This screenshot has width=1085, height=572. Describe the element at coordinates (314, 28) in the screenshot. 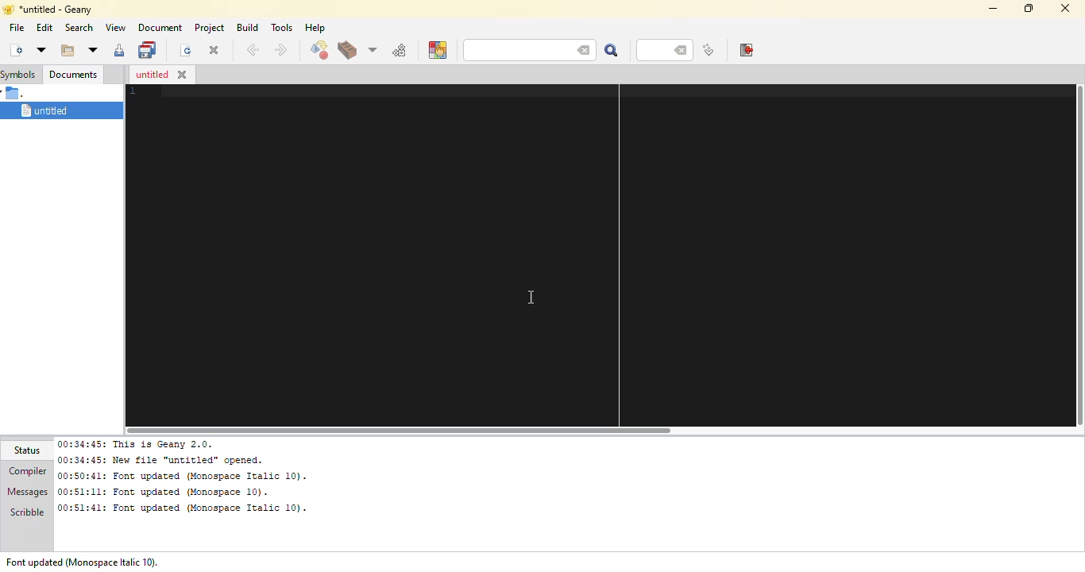

I see `help` at that location.